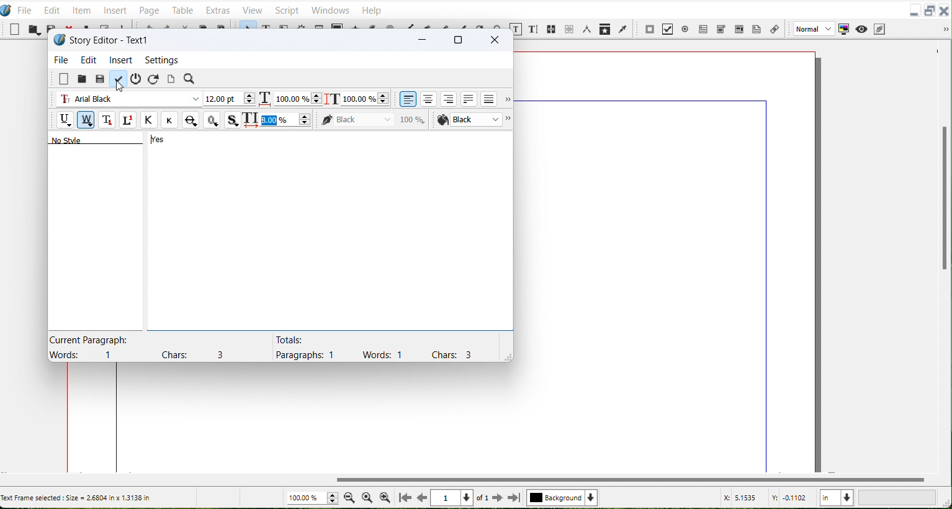 This screenshot has width=952, height=509. I want to click on Text Annotation, so click(757, 29).